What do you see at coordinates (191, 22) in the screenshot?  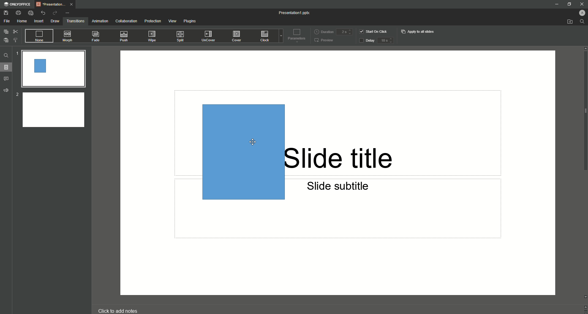 I see `Plugins` at bounding box center [191, 22].